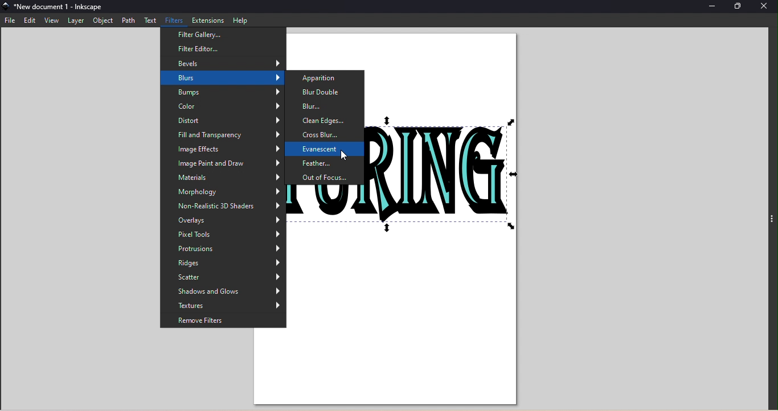  What do you see at coordinates (223, 319) in the screenshot?
I see `Remove filters` at bounding box center [223, 319].